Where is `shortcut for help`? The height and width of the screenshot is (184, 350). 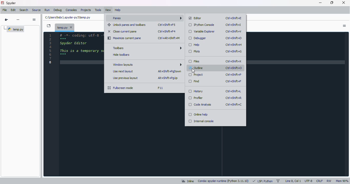
shortcut for help is located at coordinates (234, 45).